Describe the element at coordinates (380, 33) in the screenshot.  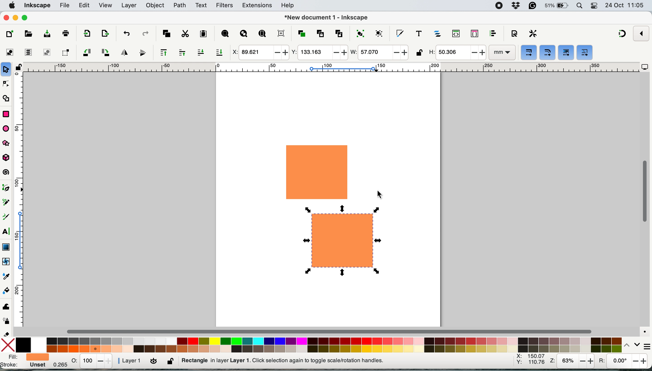
I see `ungroup` at that location.